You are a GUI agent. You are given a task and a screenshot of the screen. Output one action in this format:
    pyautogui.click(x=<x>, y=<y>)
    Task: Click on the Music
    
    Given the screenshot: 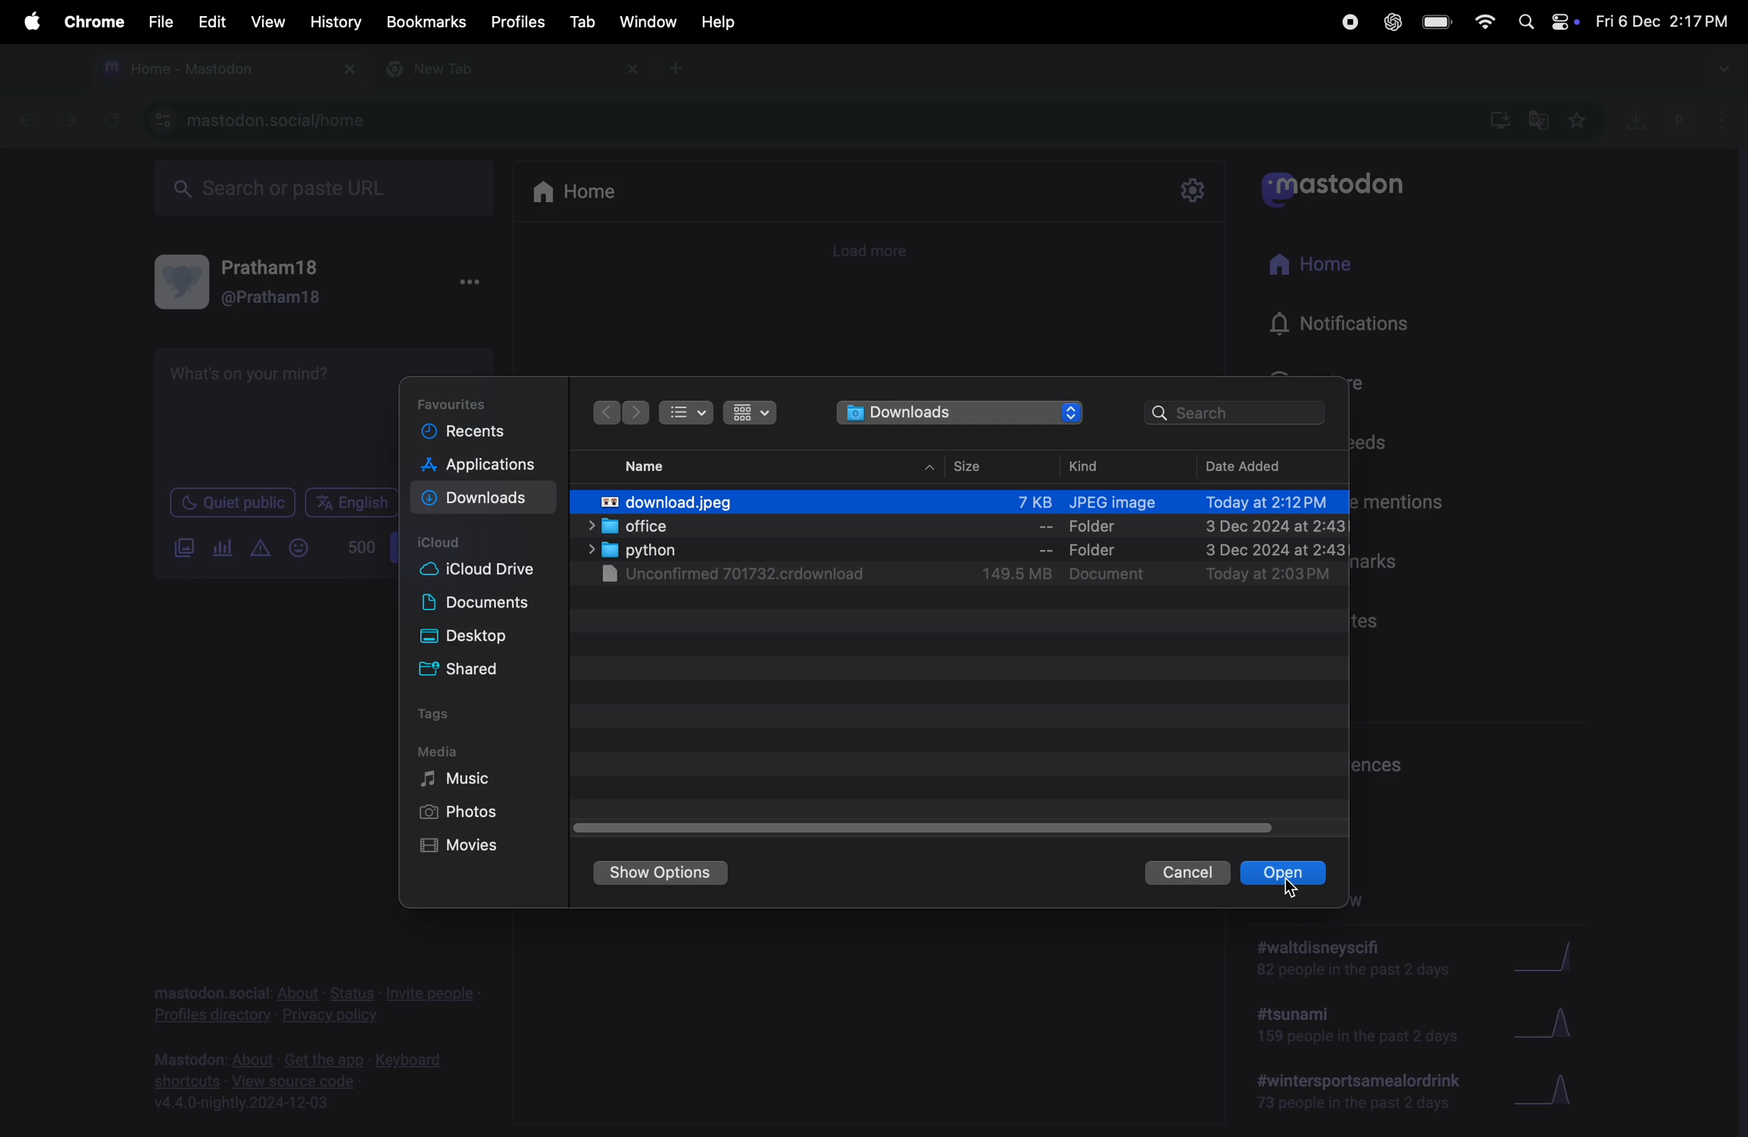 What is the action you would take?
    pyautogui.click(x=461, y=782)
    